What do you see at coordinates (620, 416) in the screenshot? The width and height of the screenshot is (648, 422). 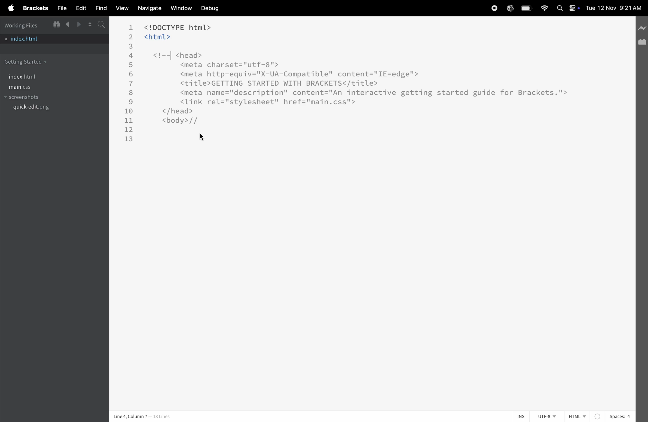 I see `spaces 4` at bounding box center [620, 416].